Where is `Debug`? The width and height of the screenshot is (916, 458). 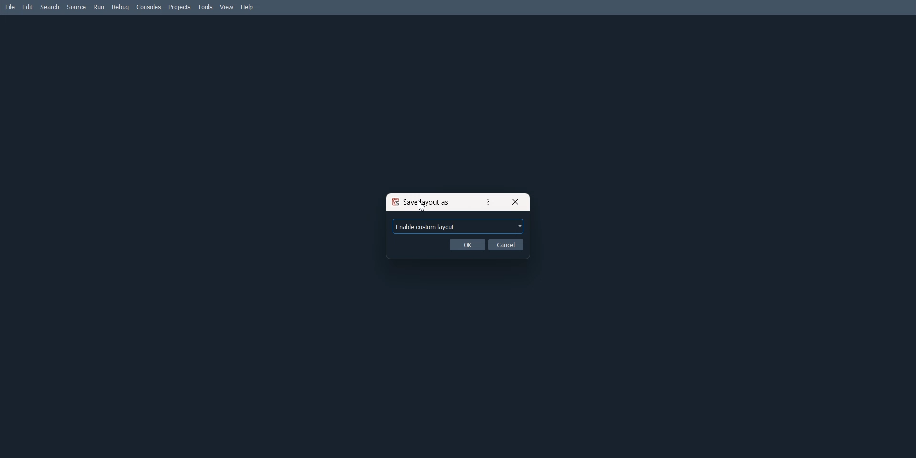 Debug is located at coordinates (120, 7).